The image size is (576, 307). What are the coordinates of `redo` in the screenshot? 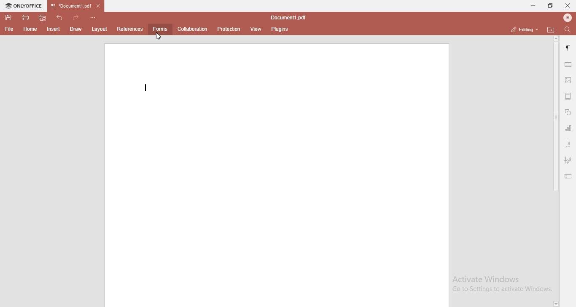 It's located at (78, 16).